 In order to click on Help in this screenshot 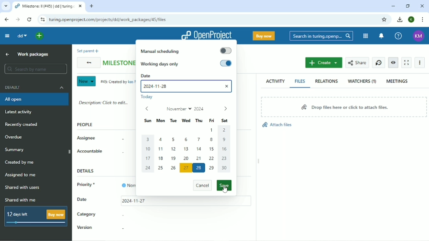, I will do `click(398, 36)`.